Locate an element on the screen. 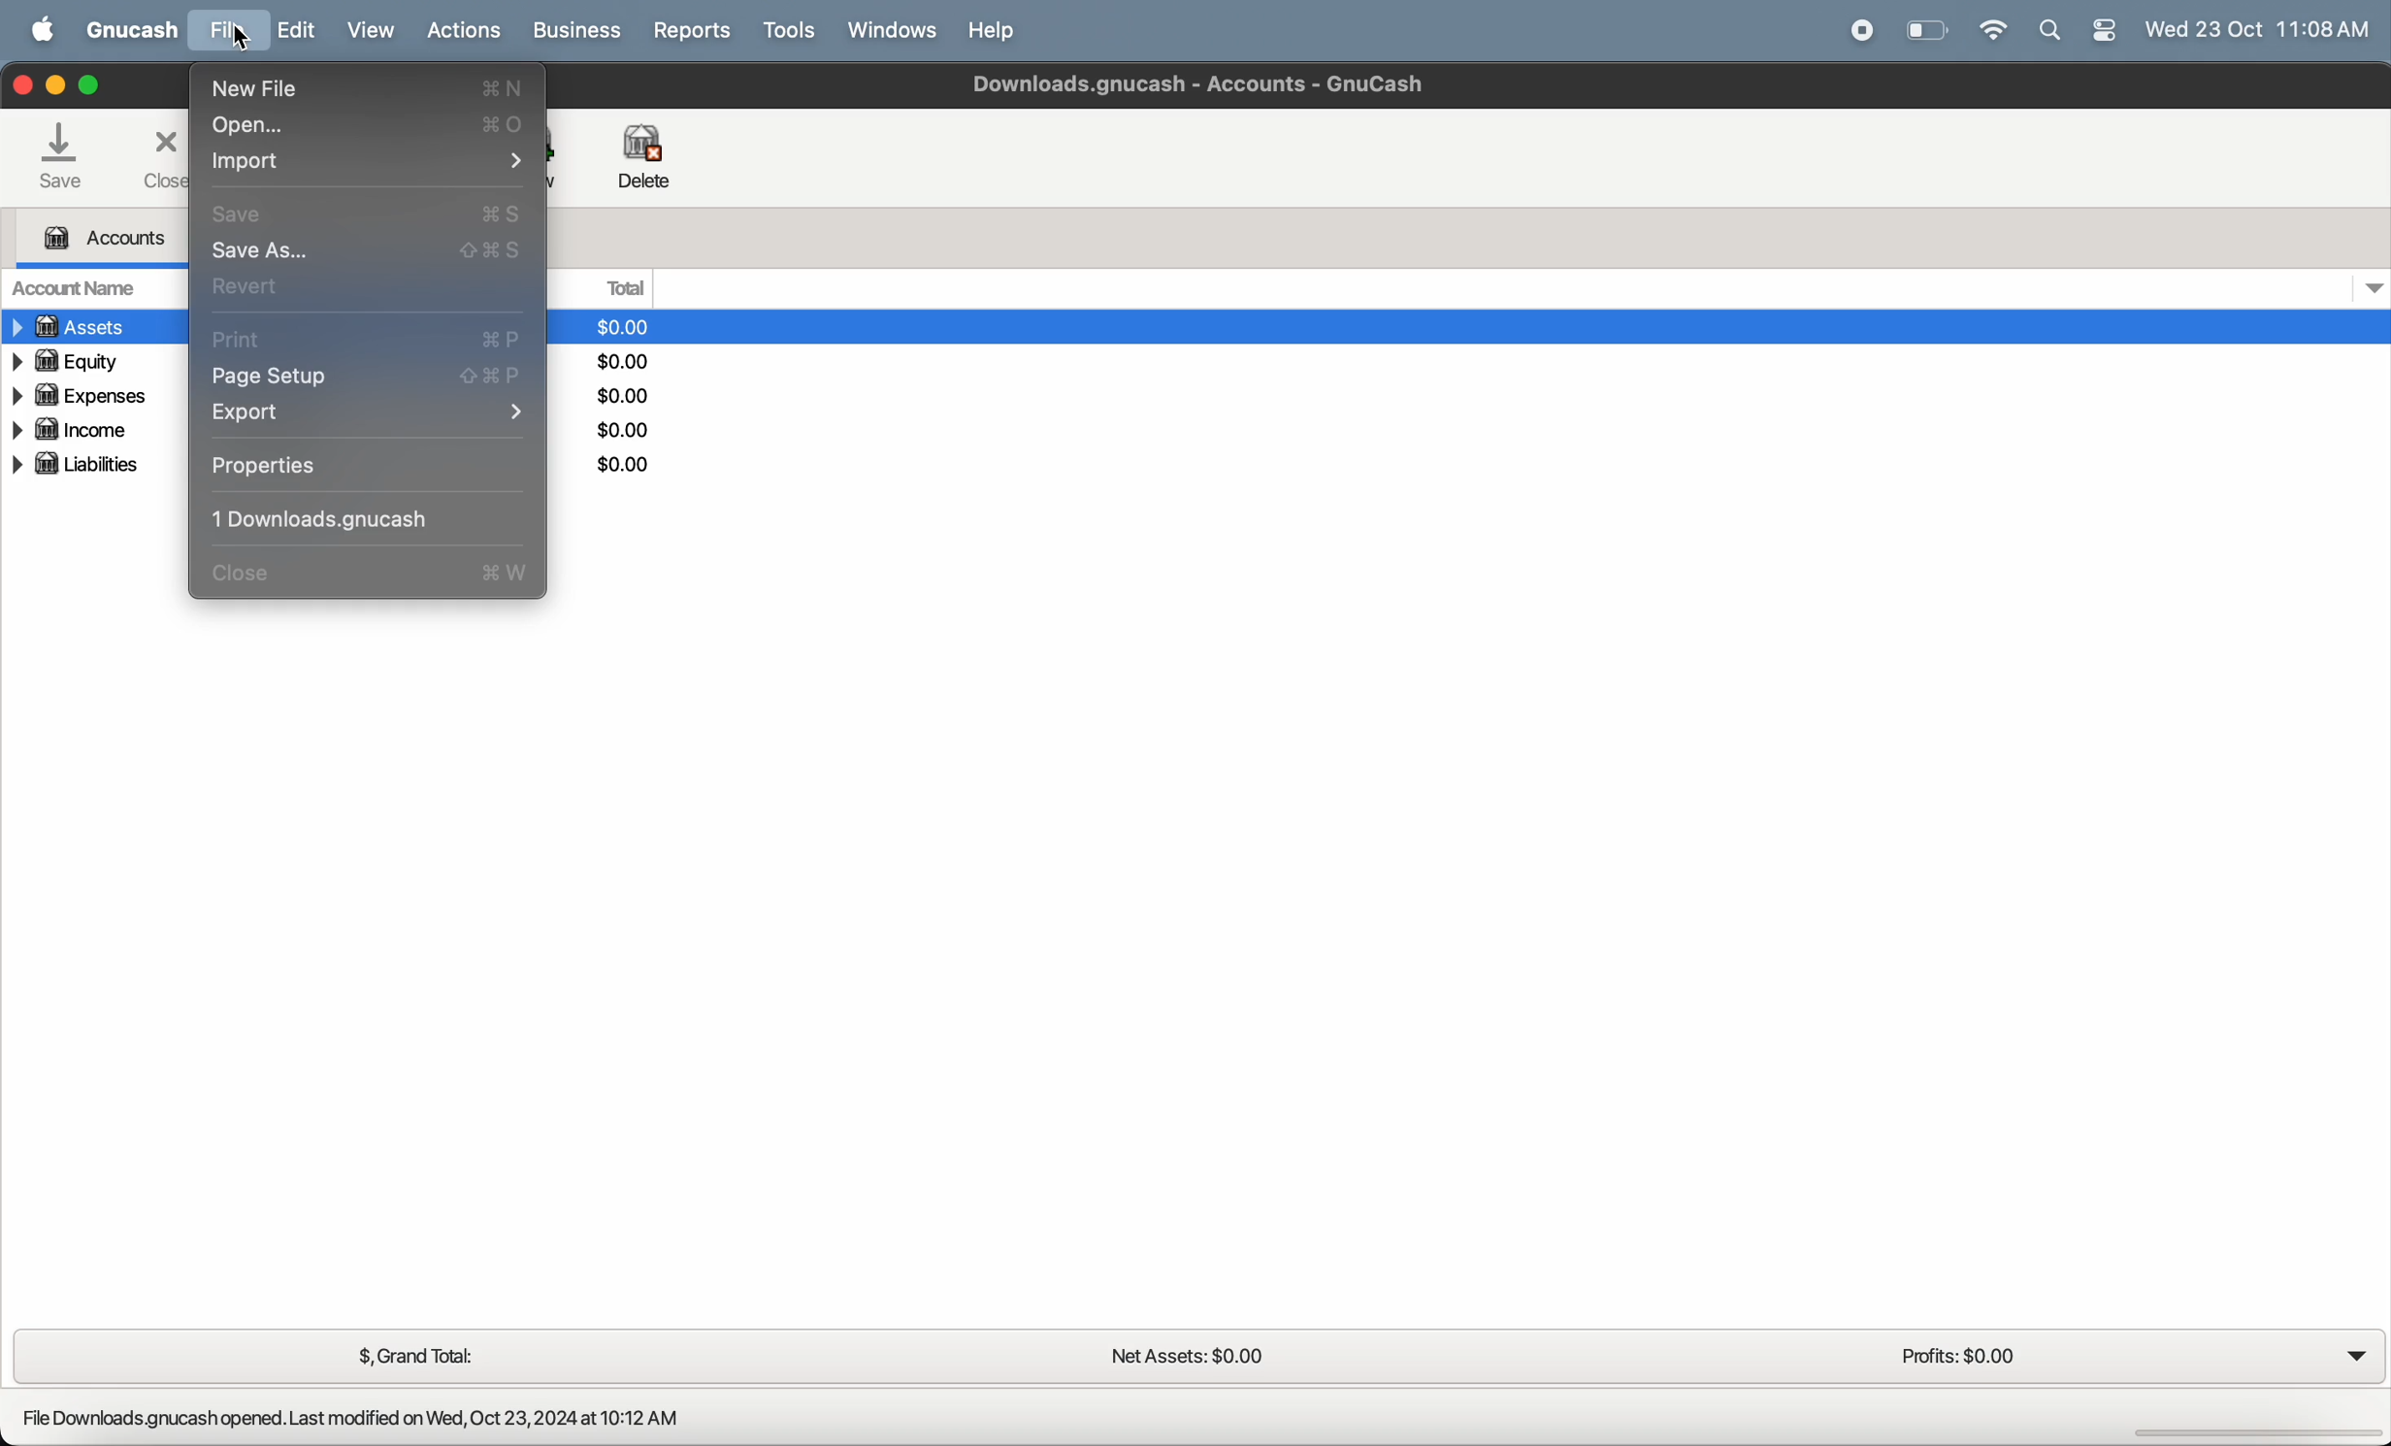  reports is located at coordinates (691, 29).